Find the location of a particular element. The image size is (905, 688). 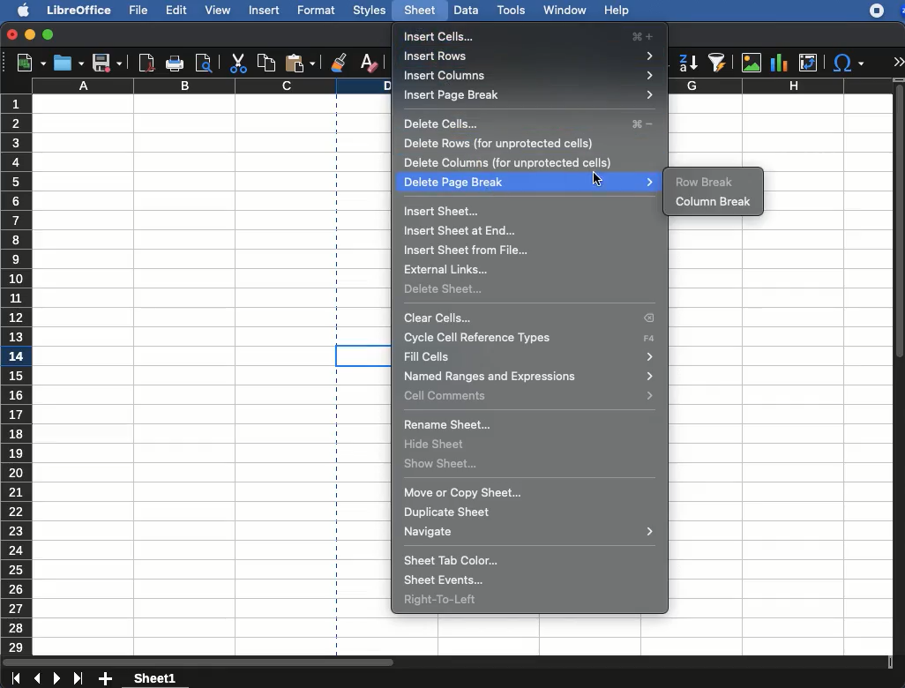

show sheet is located at coordinates (442, 464).